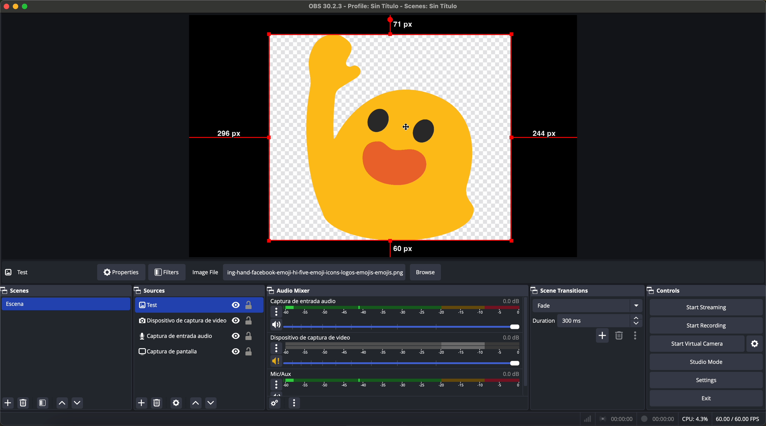 This screenshot has height=426, width=766. What do you see at coordinates (707, 326) in the screenshot?
I see `start recording` at bounding box center [707, 326].